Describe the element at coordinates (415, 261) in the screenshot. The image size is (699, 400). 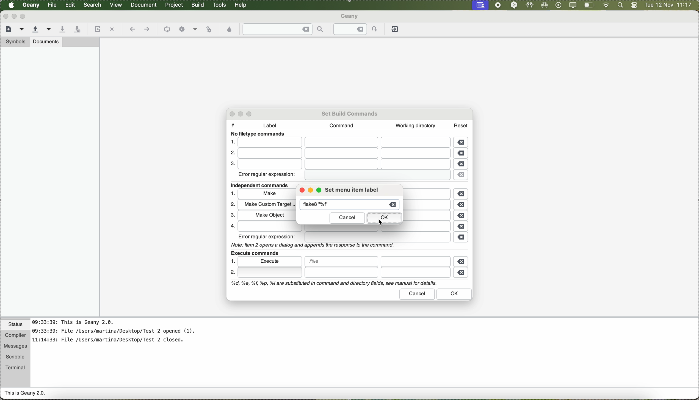
I see `file` at that location.